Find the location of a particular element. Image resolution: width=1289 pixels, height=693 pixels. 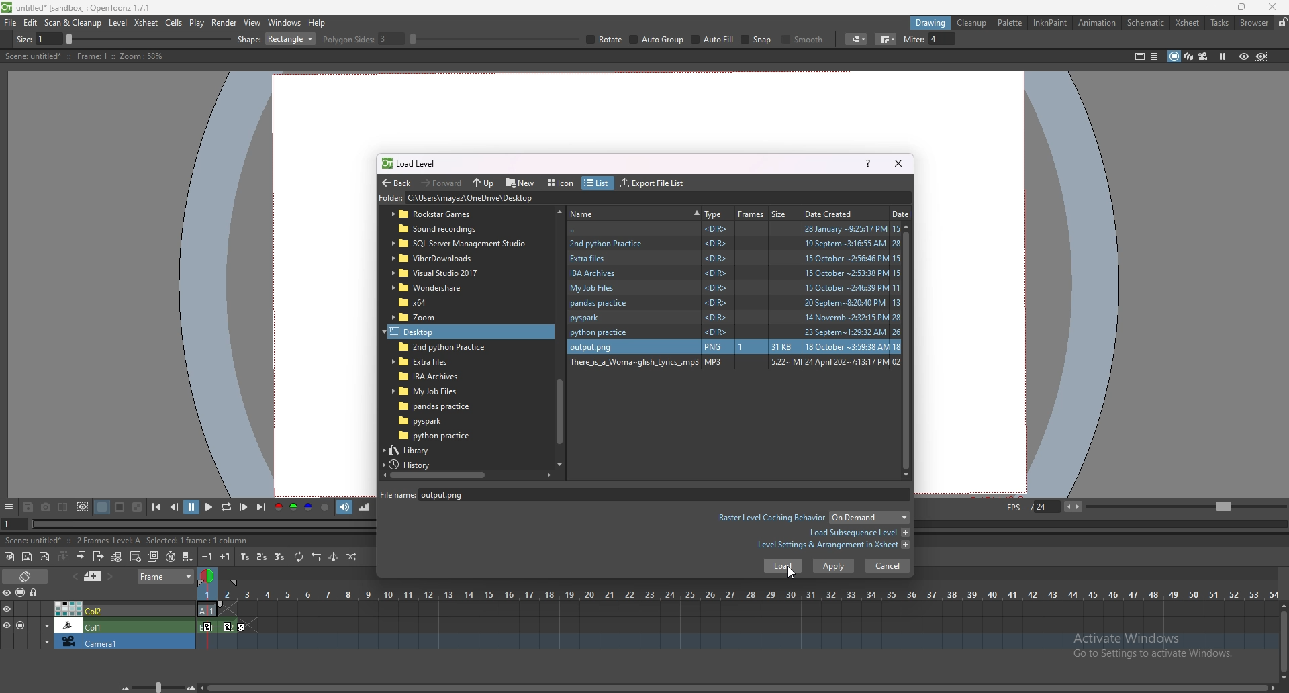

xsheet is located at coordinates (147, 22).